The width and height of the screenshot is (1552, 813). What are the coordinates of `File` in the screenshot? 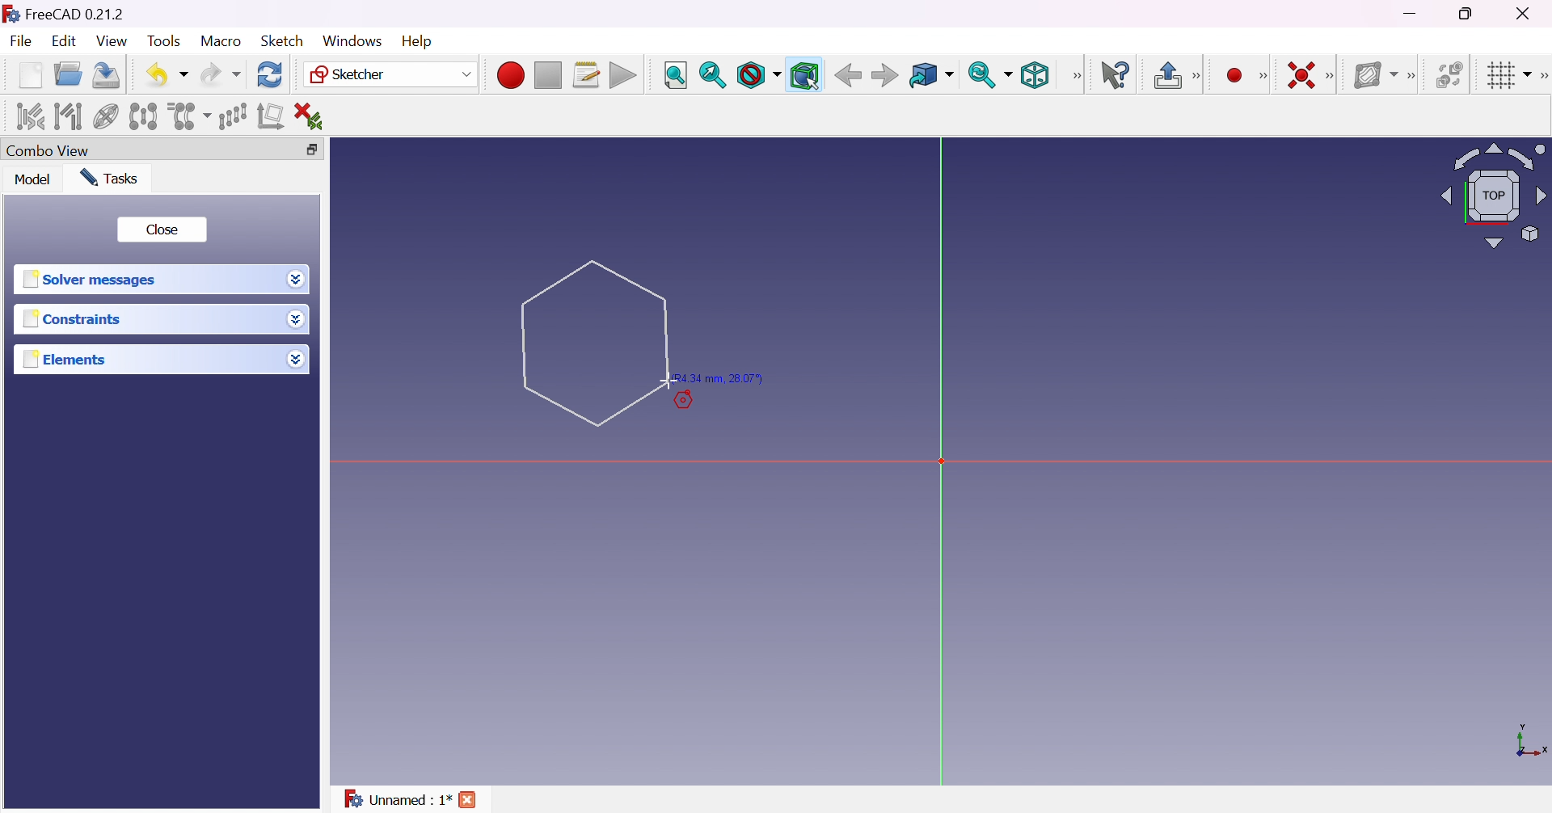 It's located at (21, 43).